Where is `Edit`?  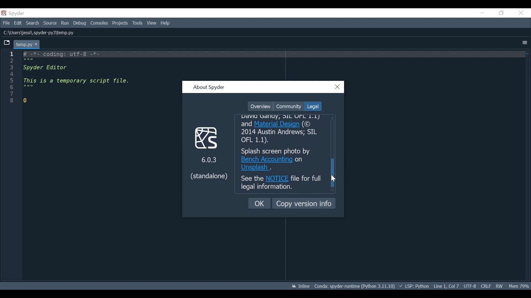
Edit is located at coordinates (18, 23).